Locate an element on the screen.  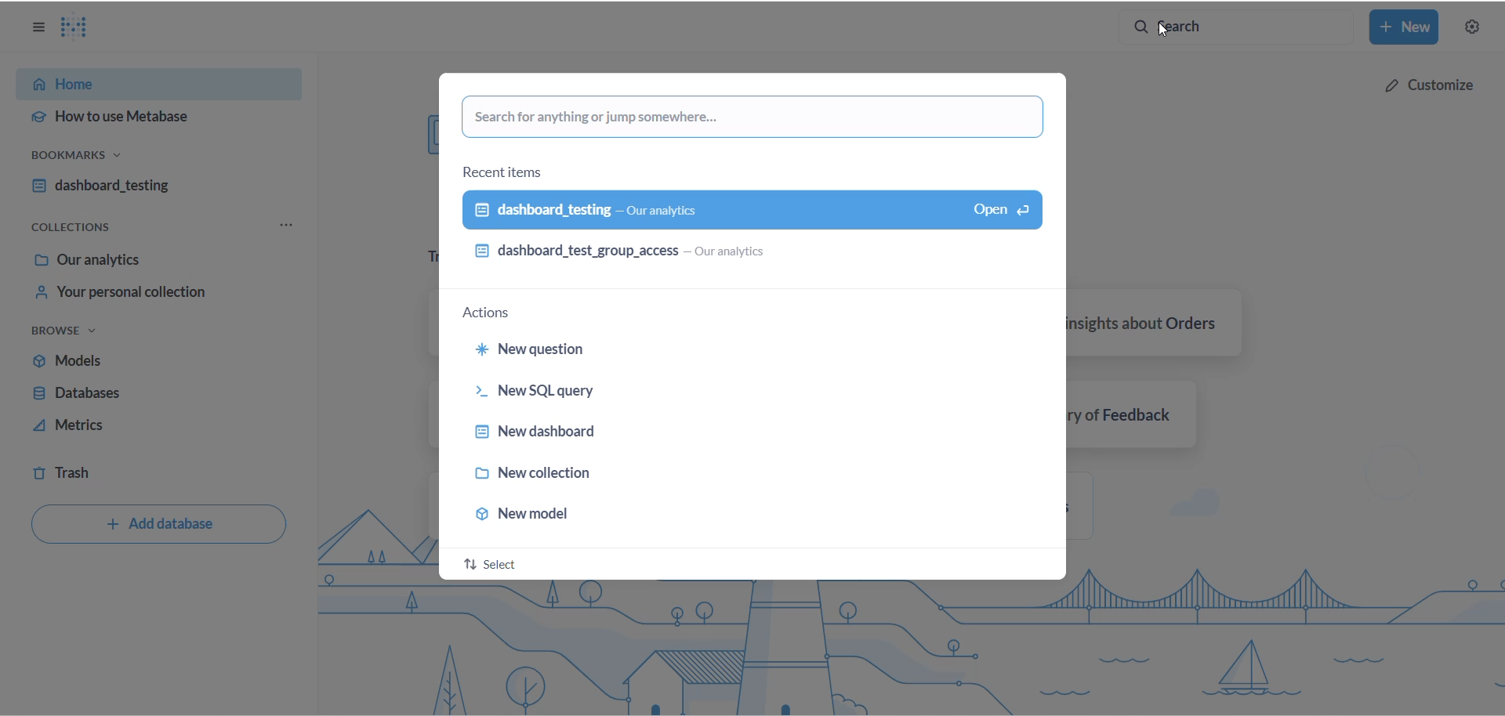
recent items  is located at coordinates (500, 172).